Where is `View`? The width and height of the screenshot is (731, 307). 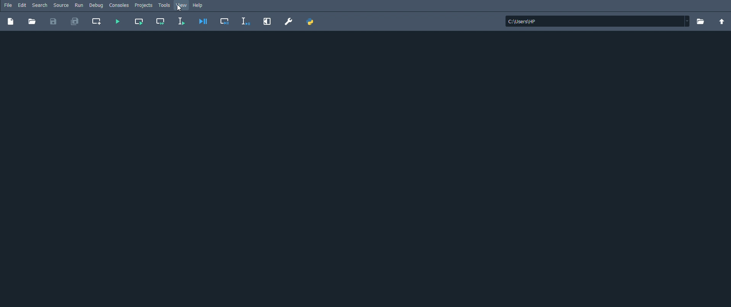 View is located at coordinates (181, 5).